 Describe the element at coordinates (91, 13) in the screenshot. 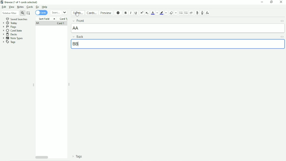

I see `Cards` at that location.